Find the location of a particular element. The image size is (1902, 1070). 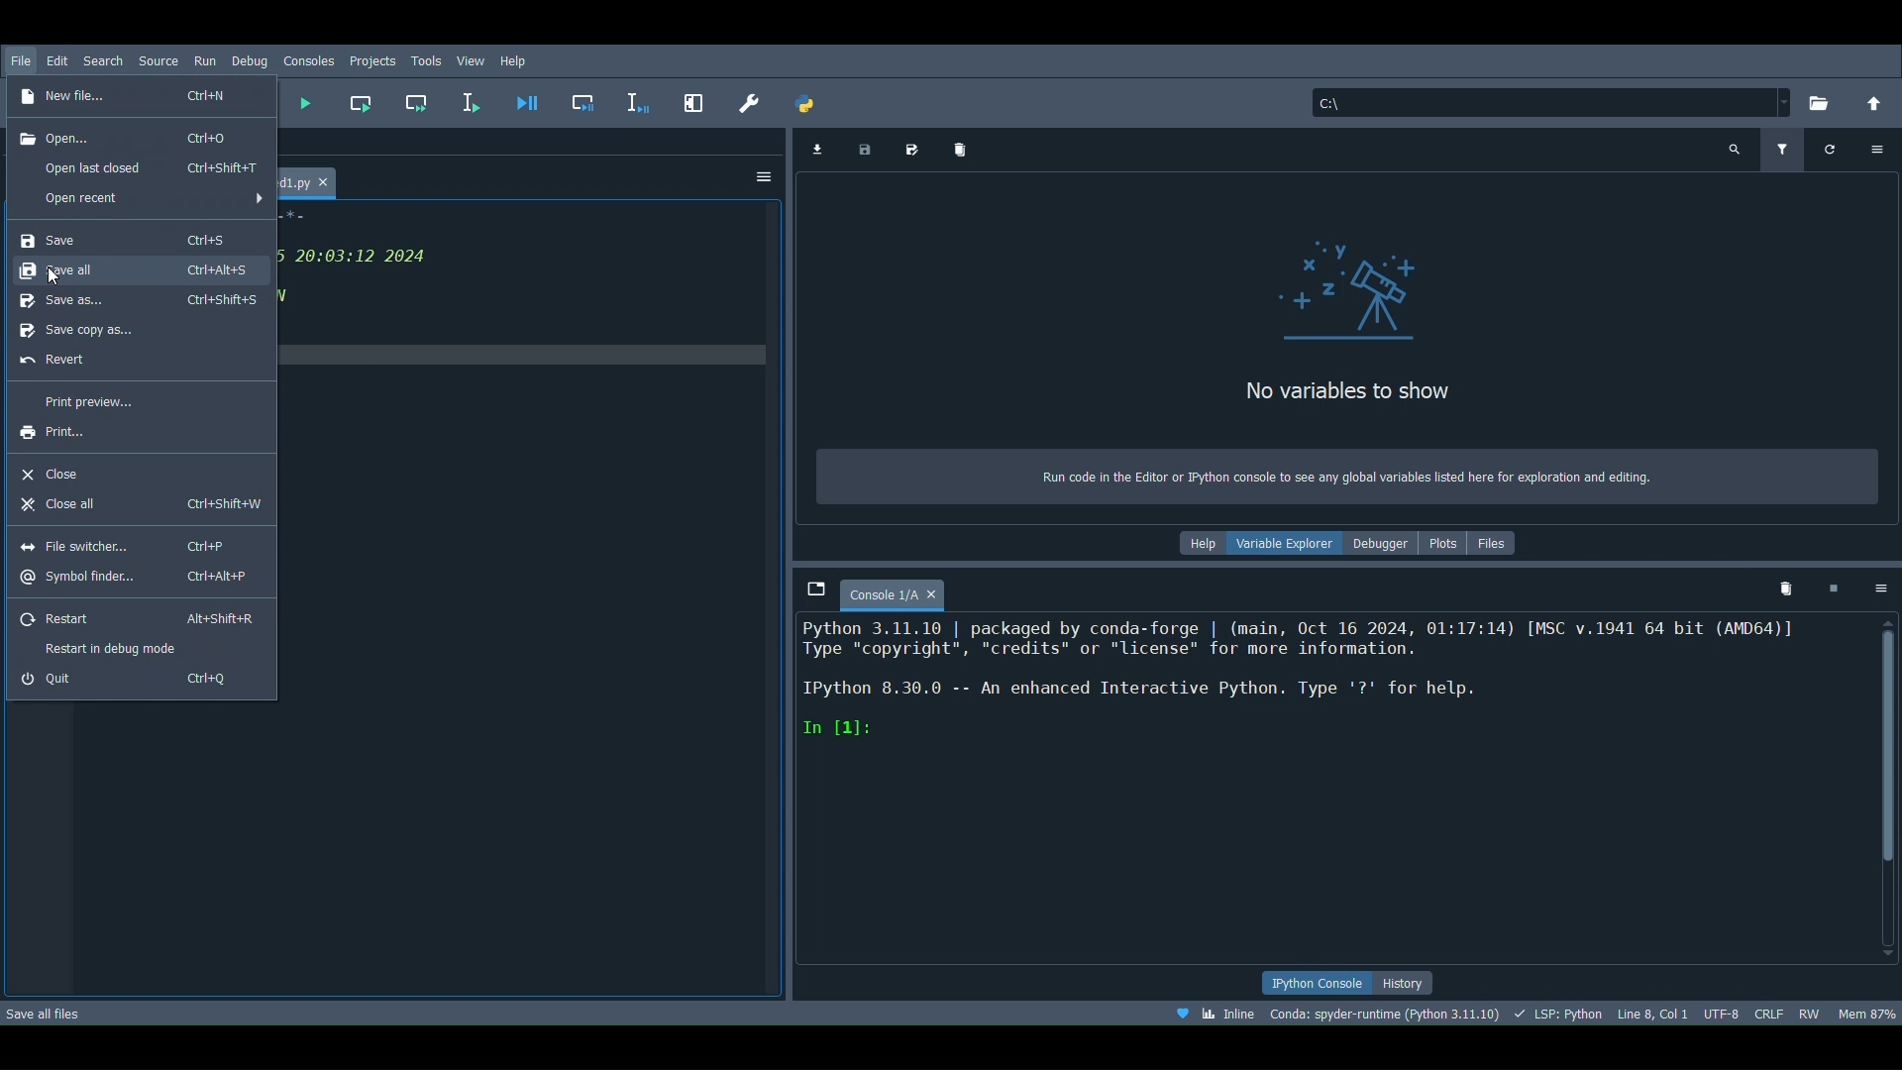

Projects is located at coordinates (373, 61).